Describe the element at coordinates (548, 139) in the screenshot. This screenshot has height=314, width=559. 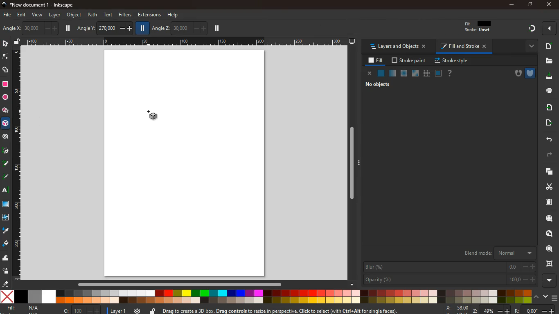
I see `back` at that location.